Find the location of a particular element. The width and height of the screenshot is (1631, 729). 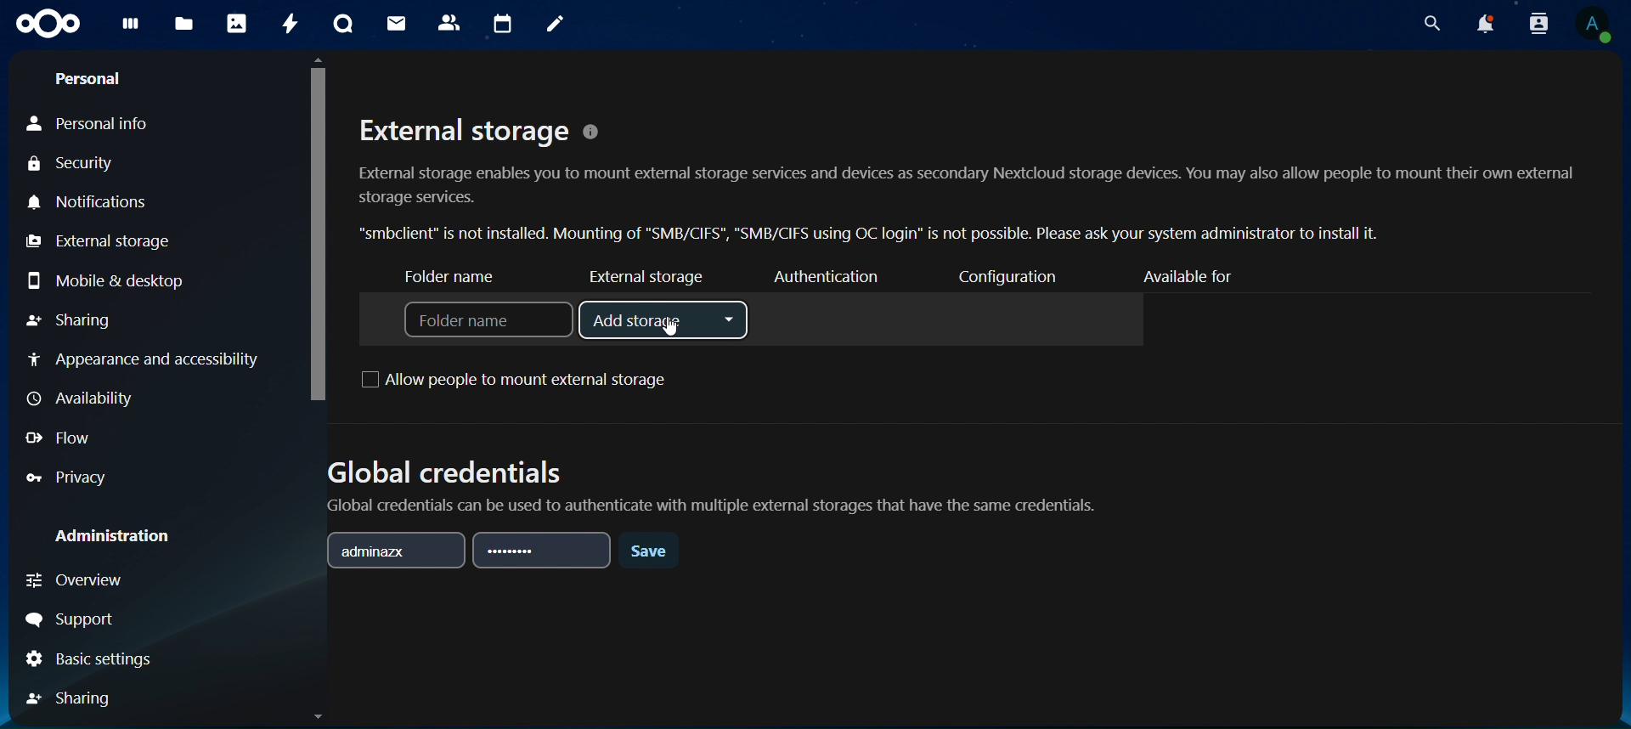

availiabilty is located at coordinates (85, 398).